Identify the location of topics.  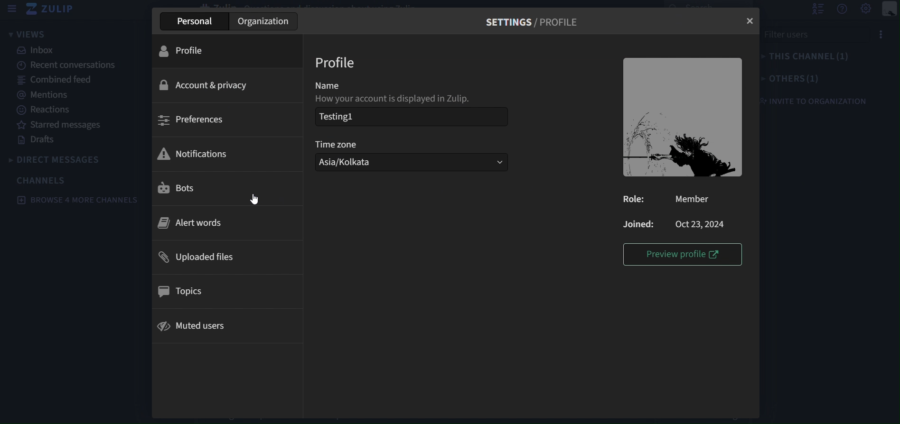
(221, 292).